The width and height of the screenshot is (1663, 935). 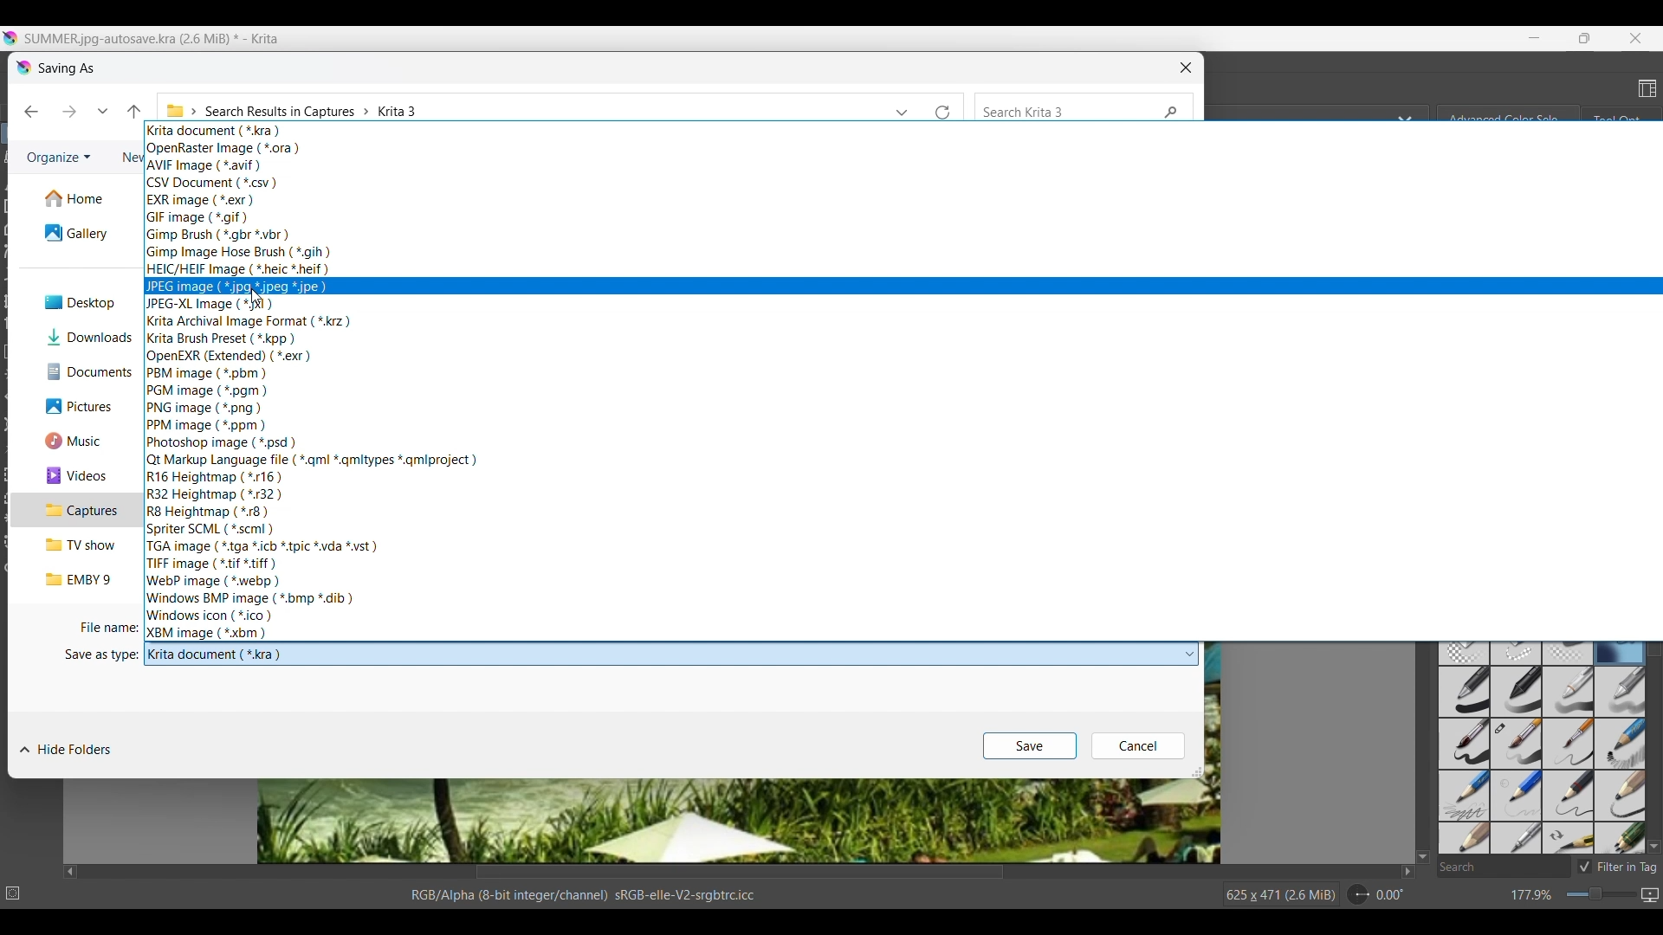 What do you see at coordinates (66, 750) in the screenshot?
I see `Hide folders currently visible` at bounding box center [66, 750].